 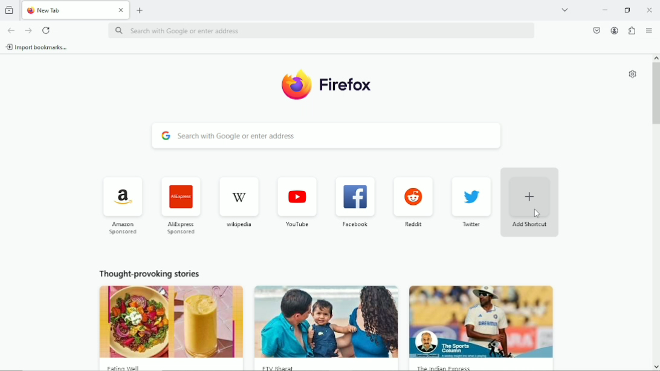 I want to click on reddit, so click(x=412, y=202).